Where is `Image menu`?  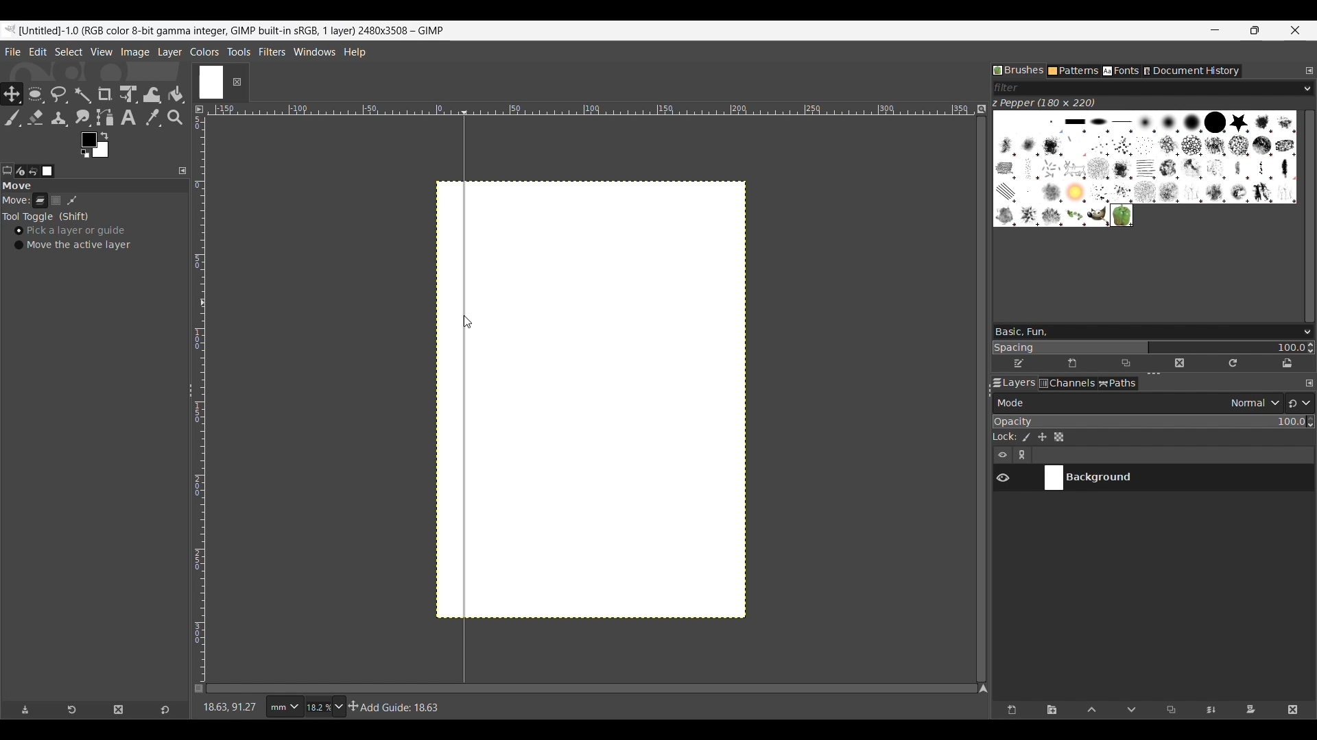
Image menu is located at coordinates (135, 53).